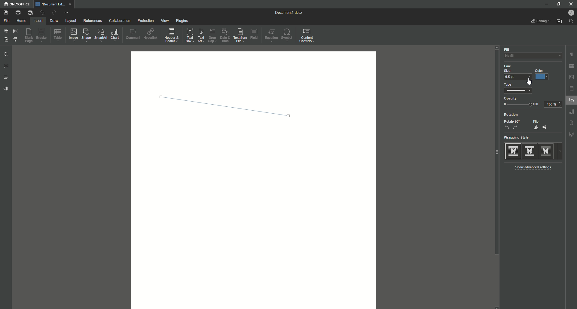  I want to click on picture, so click(571, 77).